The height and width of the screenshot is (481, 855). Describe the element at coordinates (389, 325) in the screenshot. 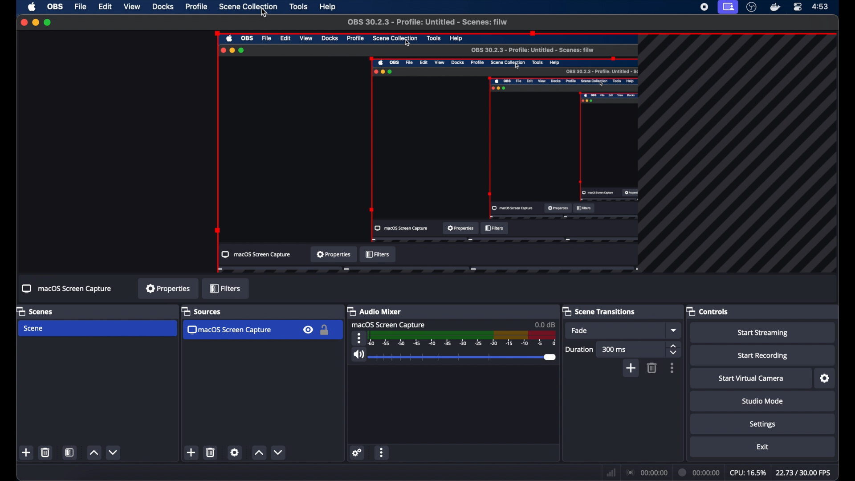

I see `macOS screen capture` at that location.